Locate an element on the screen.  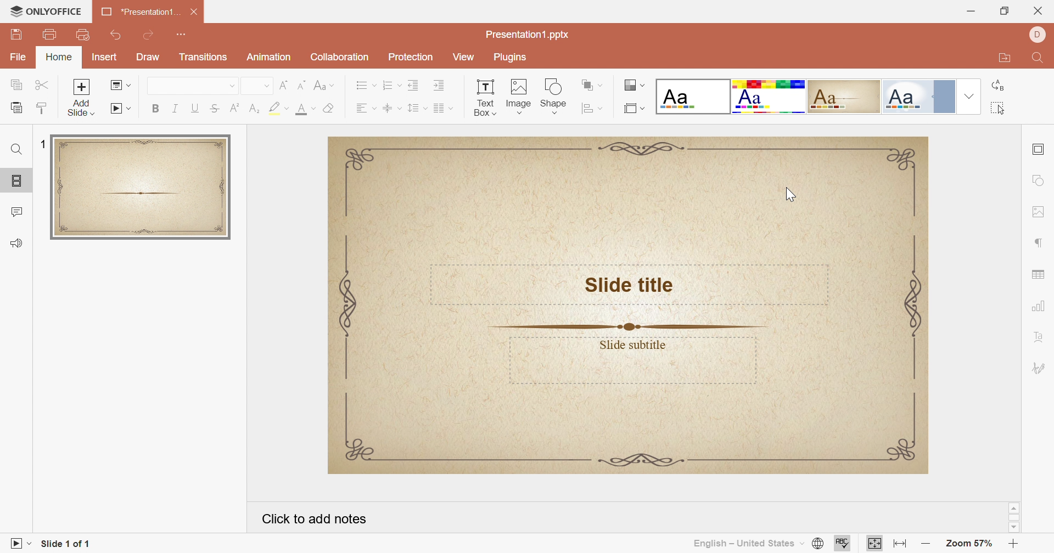
Minimize is located at coordinates (969, 13).